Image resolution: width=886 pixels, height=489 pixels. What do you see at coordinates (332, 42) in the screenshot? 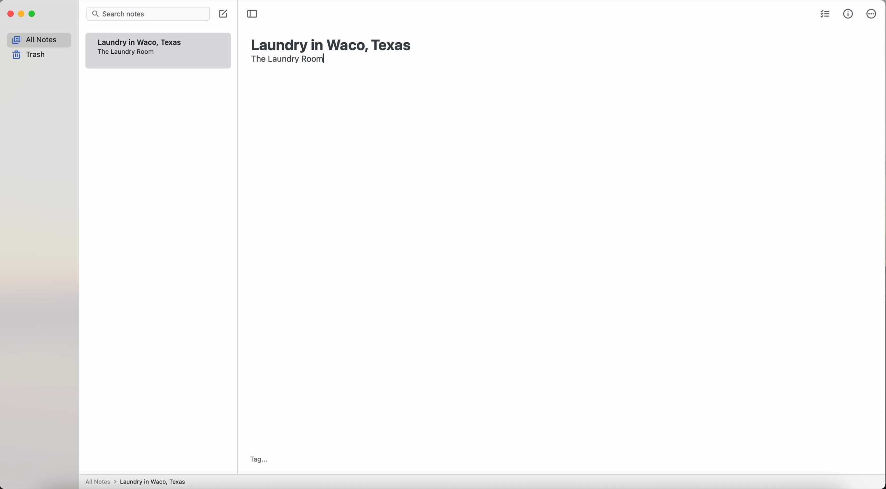
I see `laundry in Waco, Texas` at bounding box center [332, 42].